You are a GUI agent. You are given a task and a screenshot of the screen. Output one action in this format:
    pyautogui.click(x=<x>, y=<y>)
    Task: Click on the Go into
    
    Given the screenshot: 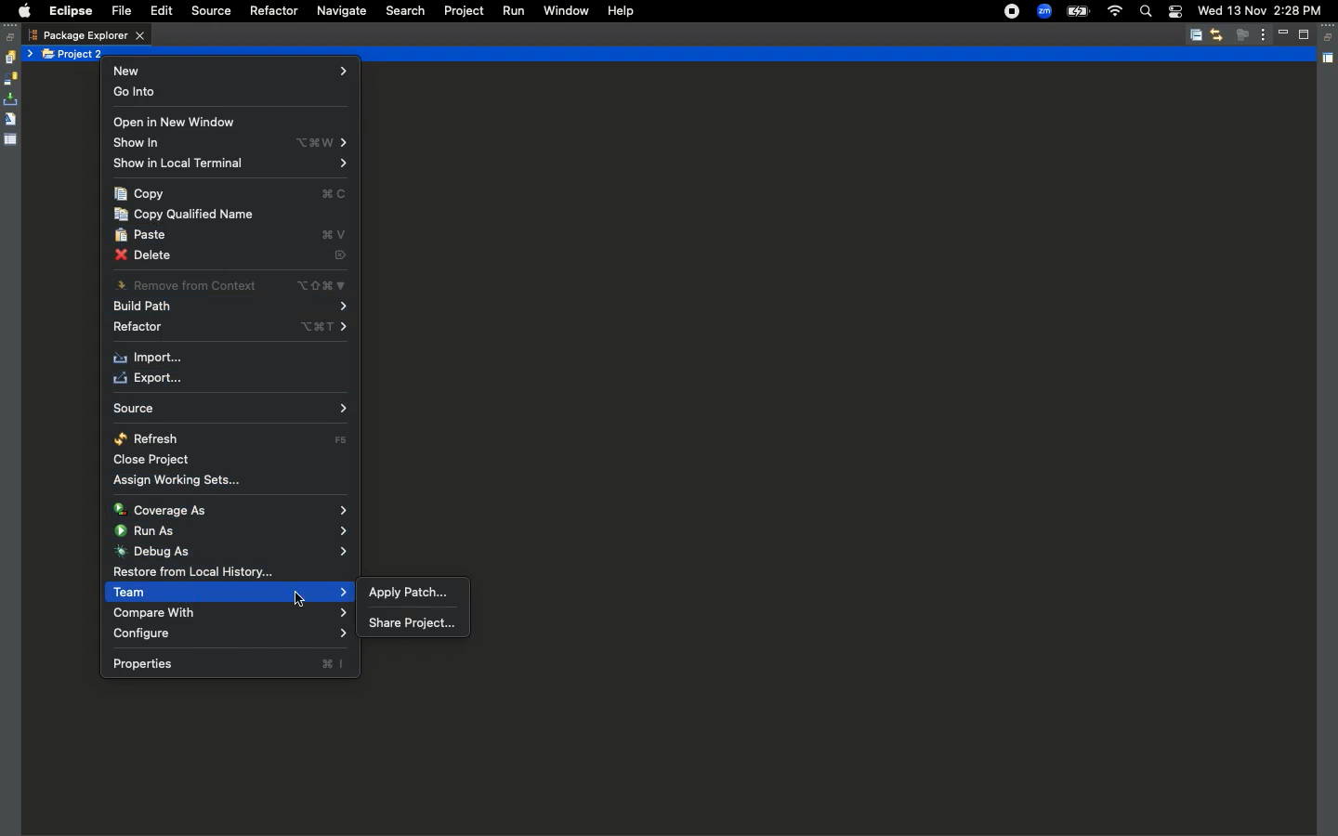 What is the action you would take?
    pyautogui.click(x=139, y=94)
    